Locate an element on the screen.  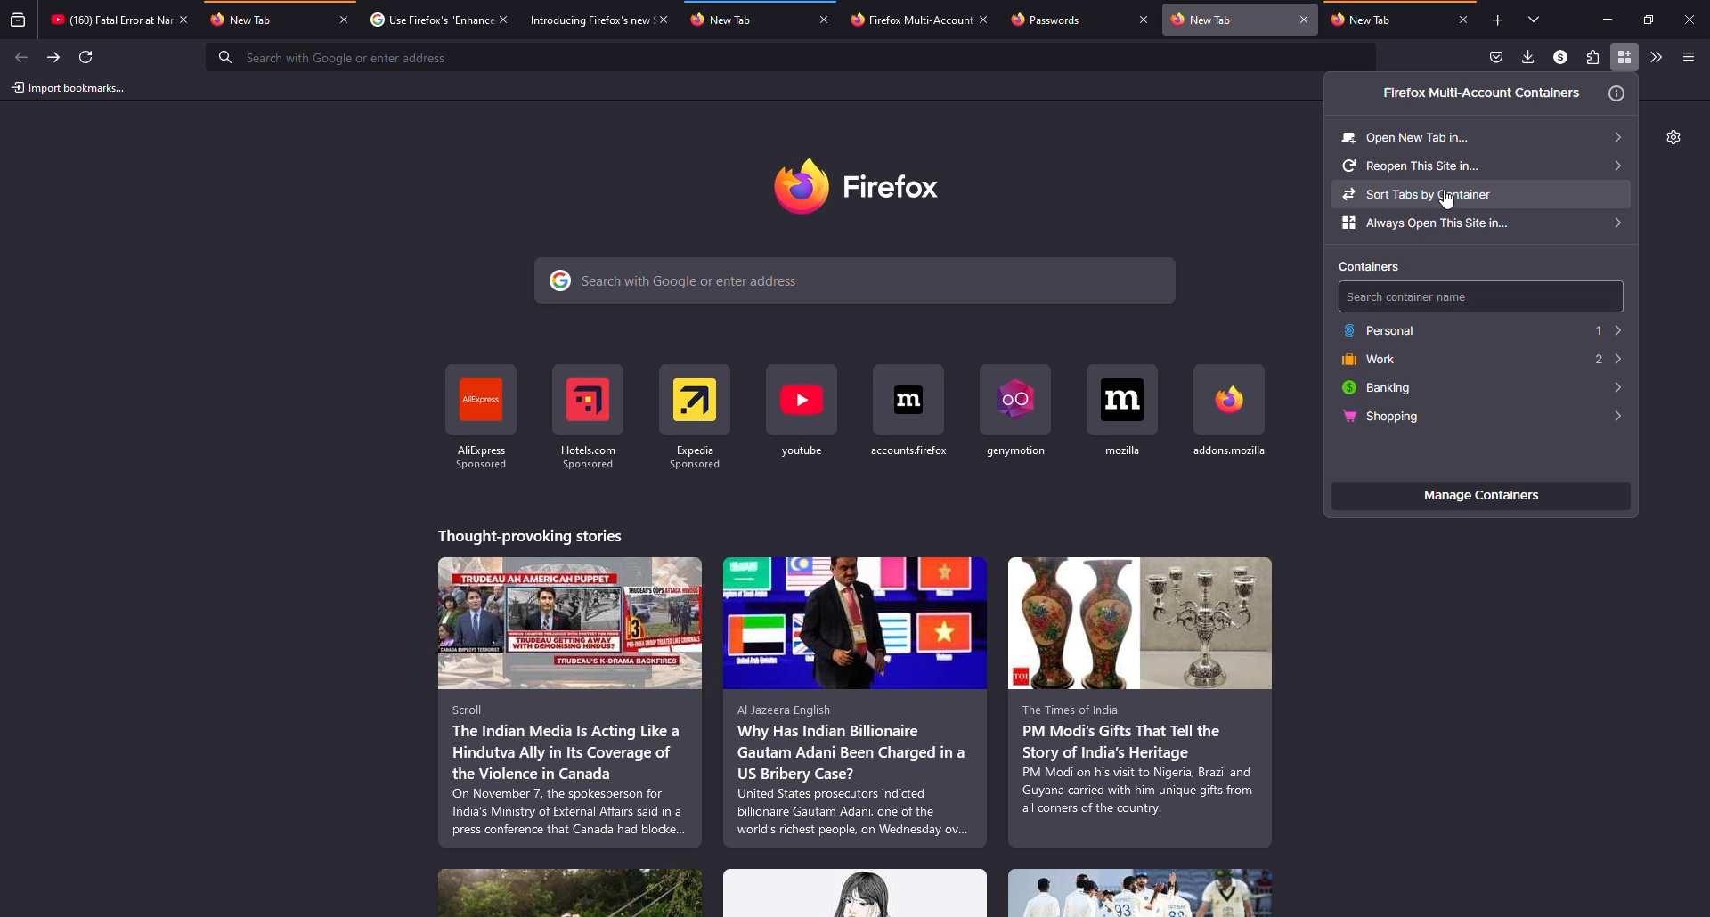
shortcut is located at coordinates (482, 415).